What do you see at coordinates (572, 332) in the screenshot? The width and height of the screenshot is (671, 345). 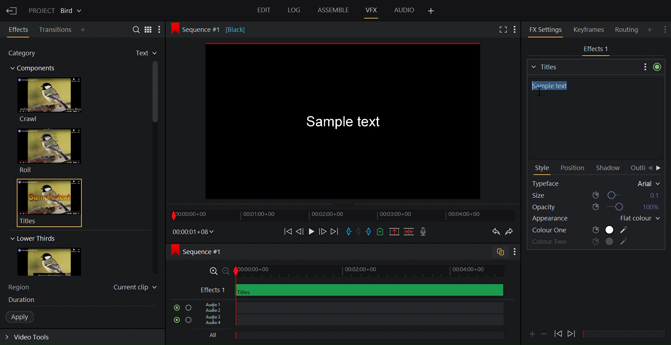 I see `Play Backward` at bounding box center [572, 332].